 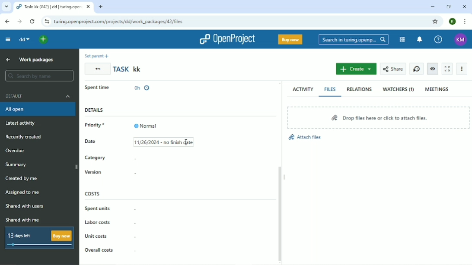 What do you see at coordinates (465, 6) in the screenshot?
I see `Close` at bounding box center [465, 6].